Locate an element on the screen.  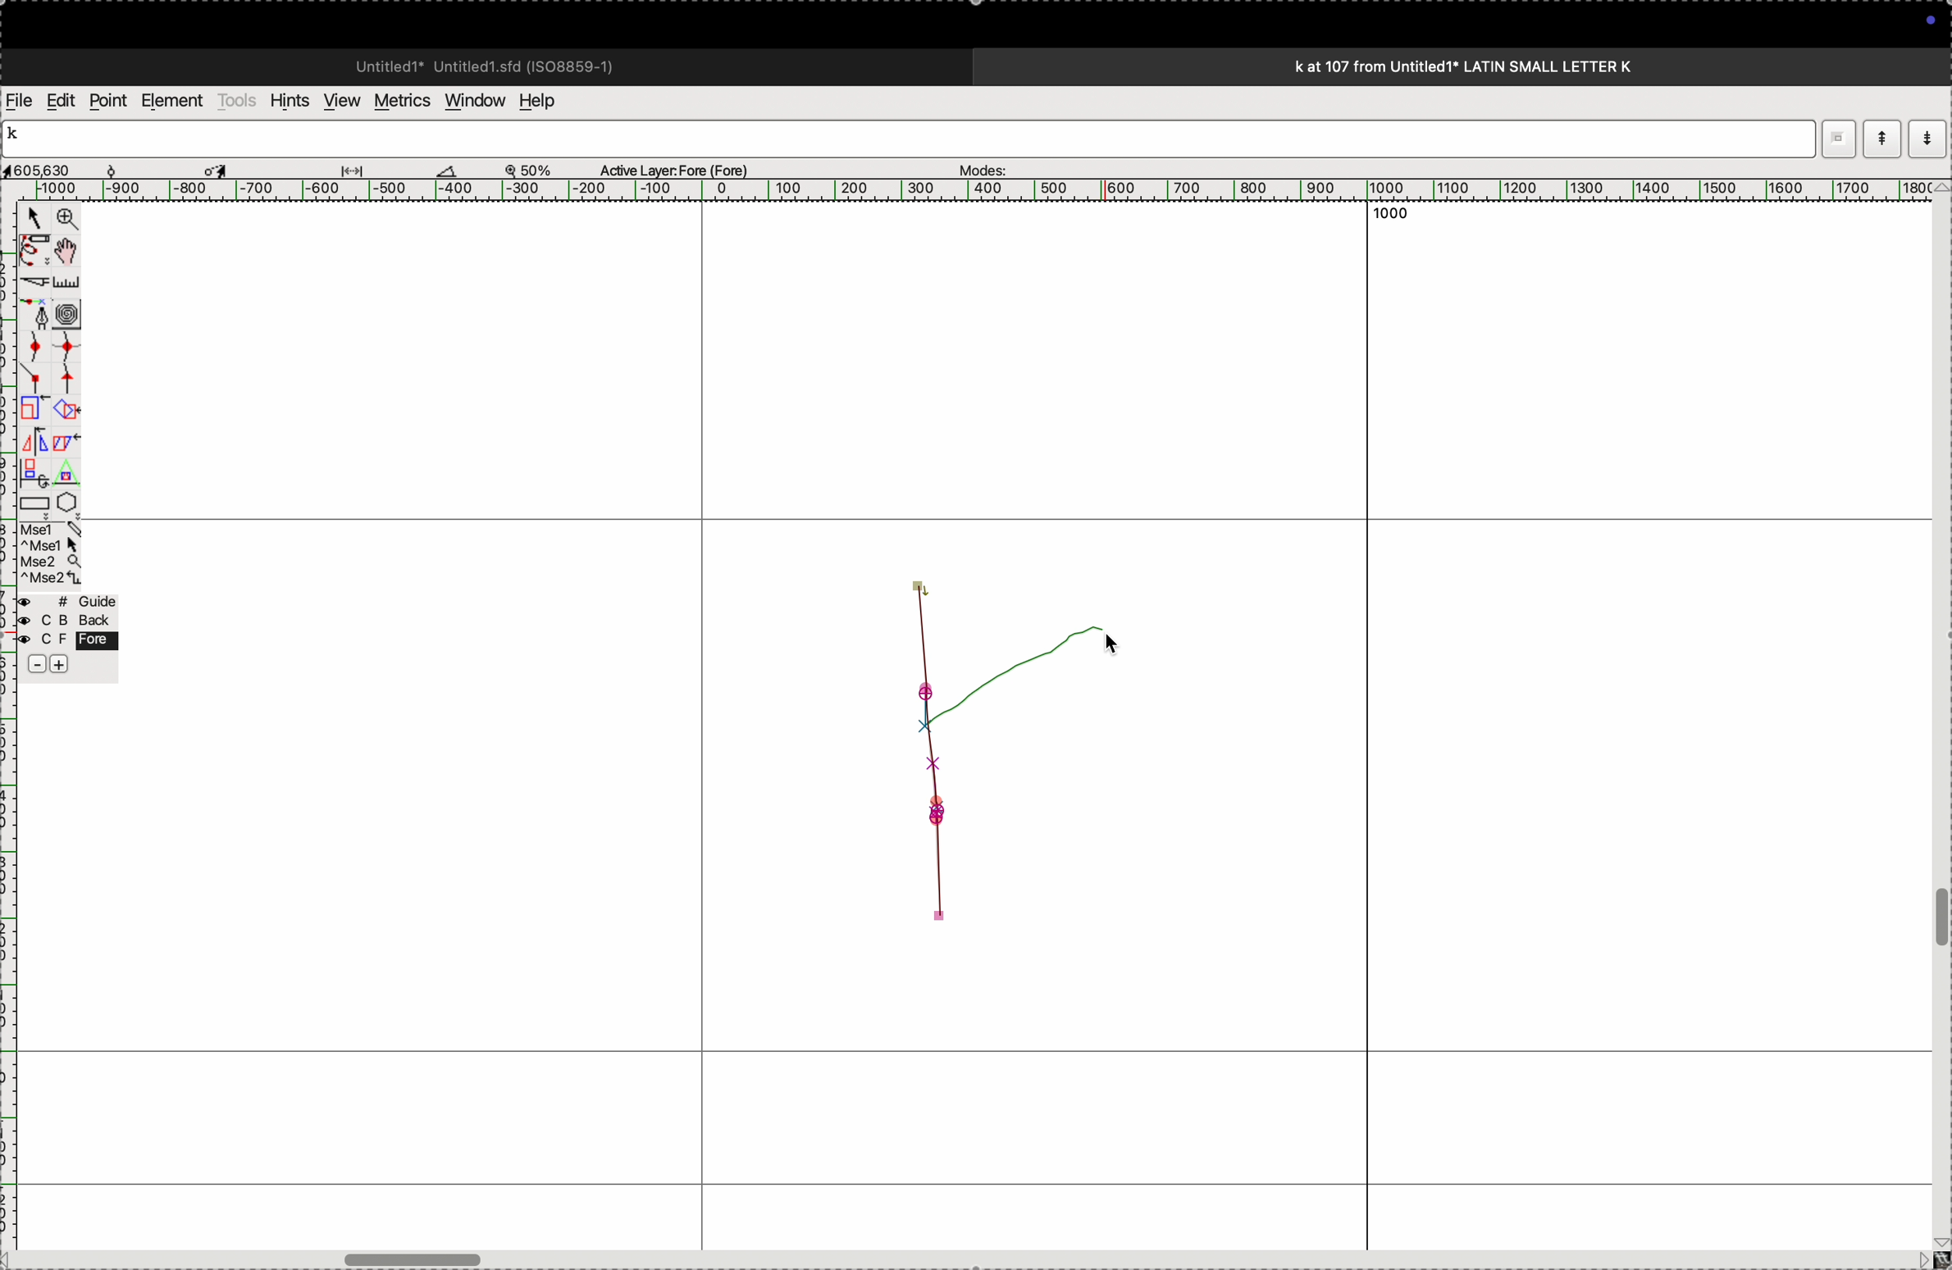
view is located at coordinates (337, 101).